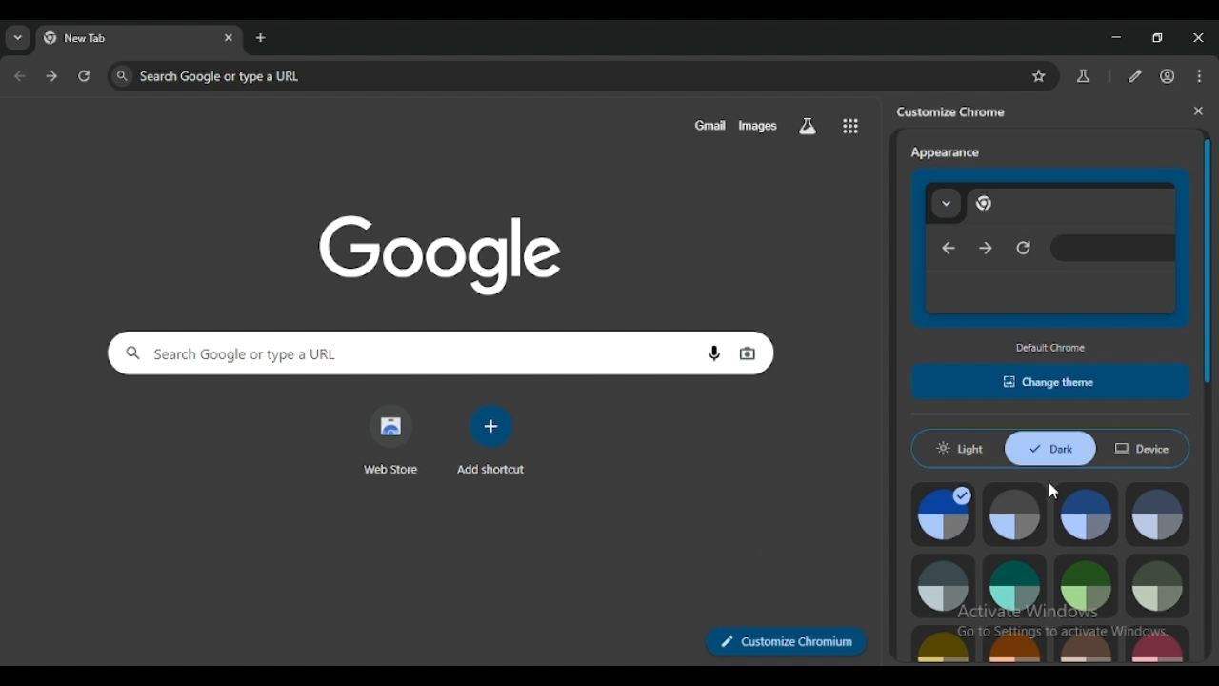 The width and height of the screenshot is (1219, 686). Describe the element at coordinates (390, 353) in the screenshot. I see `search google or type a URL` at that location.